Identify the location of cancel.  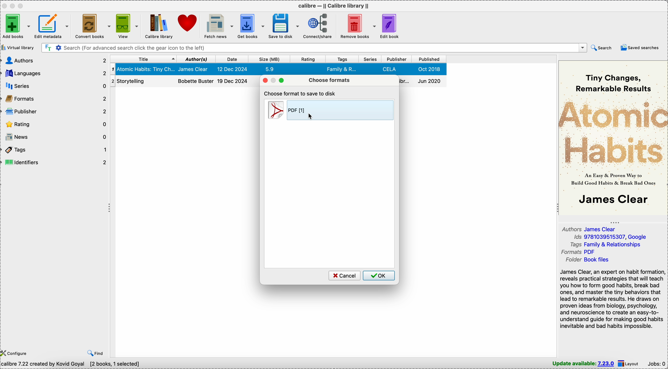
(344, 276).